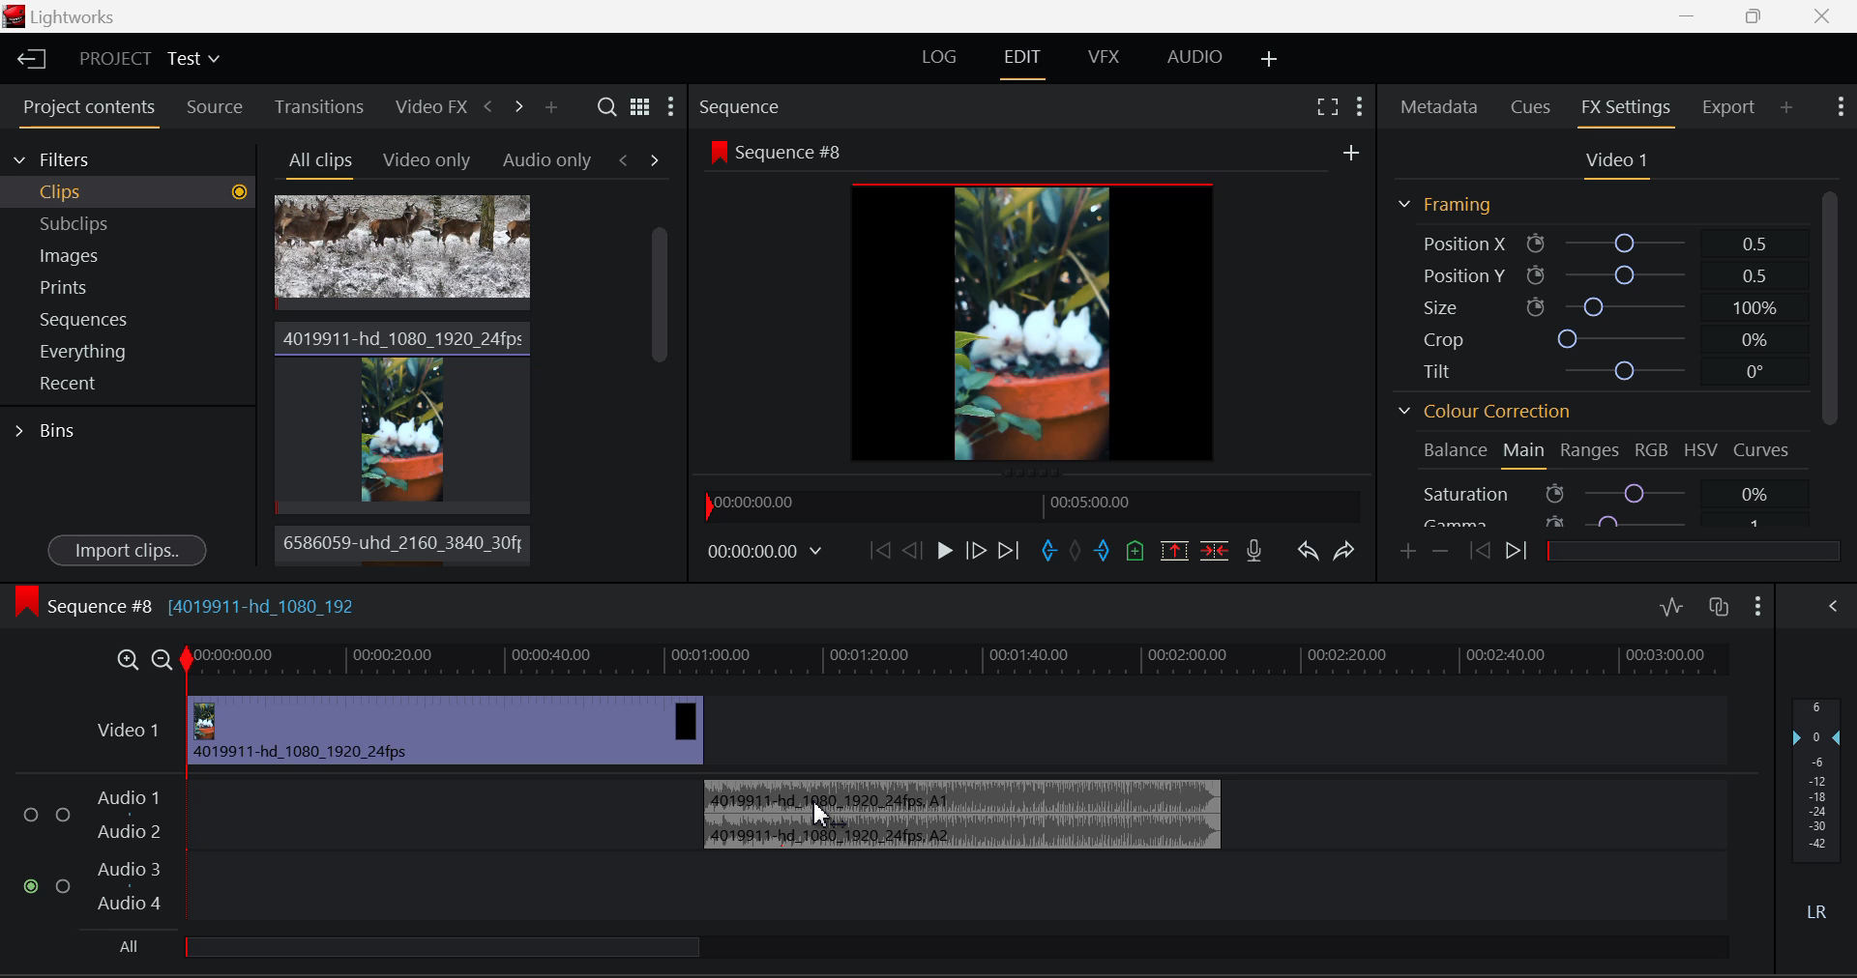  Describe the element at coordinates (1213, 552) in the screenshot. I see `Delete/Cut` at that location.